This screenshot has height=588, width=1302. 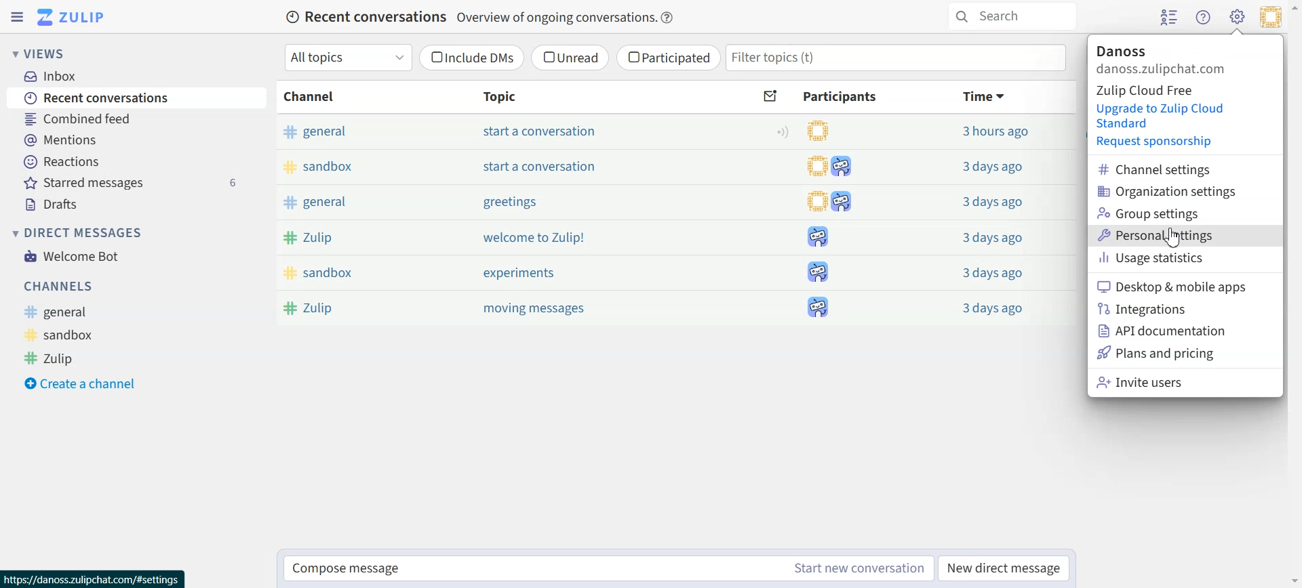 What do you see at coordinates (58, 312) in the screenshot?
I see `General` at bounding box center [58, 312].